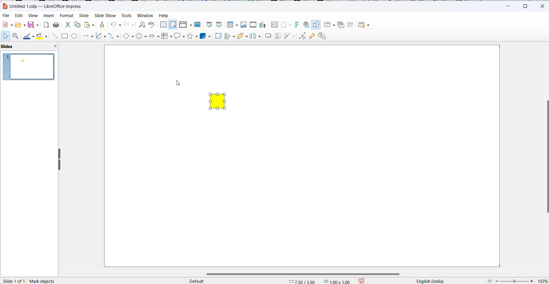  Describe the element at coordinates (88, 36) in the screenshot. I see `line and arrows` at that location.